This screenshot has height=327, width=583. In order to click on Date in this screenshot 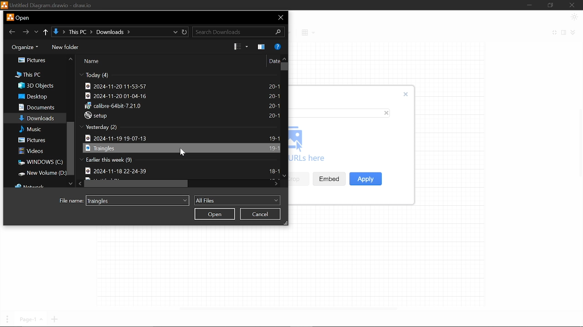, I will do `click(273, 62)`.